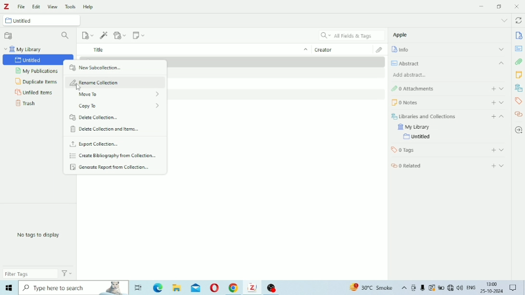  What do you see at coordinates (34, 92) in the screenshot?
I see `Unfiled Items` at bounding box center [34, 92].